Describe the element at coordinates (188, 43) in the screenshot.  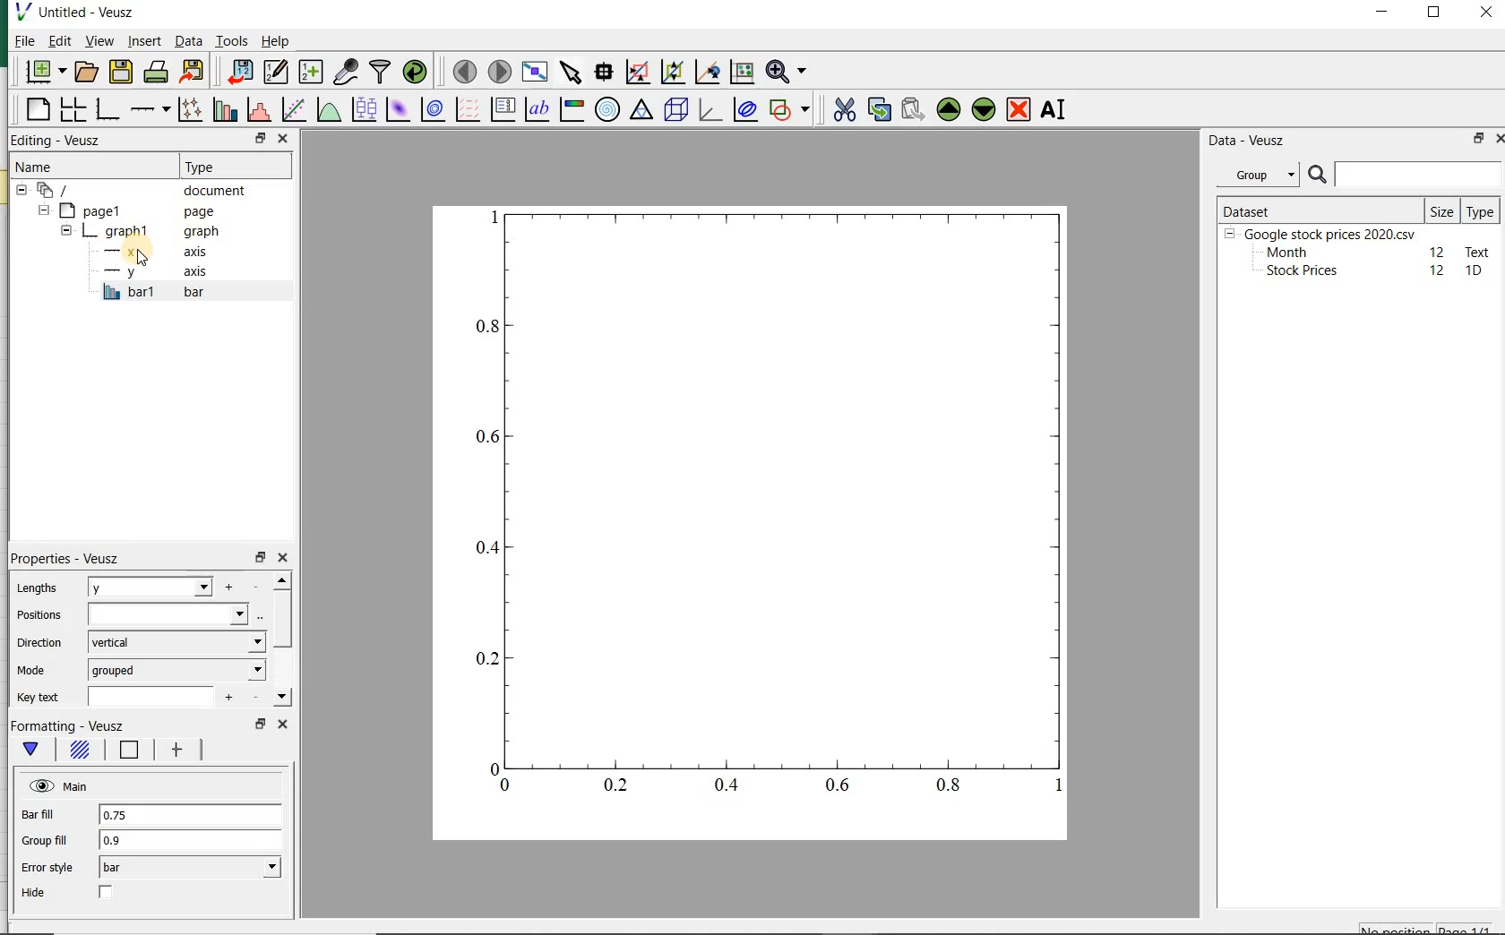
I see `Data` at that location.